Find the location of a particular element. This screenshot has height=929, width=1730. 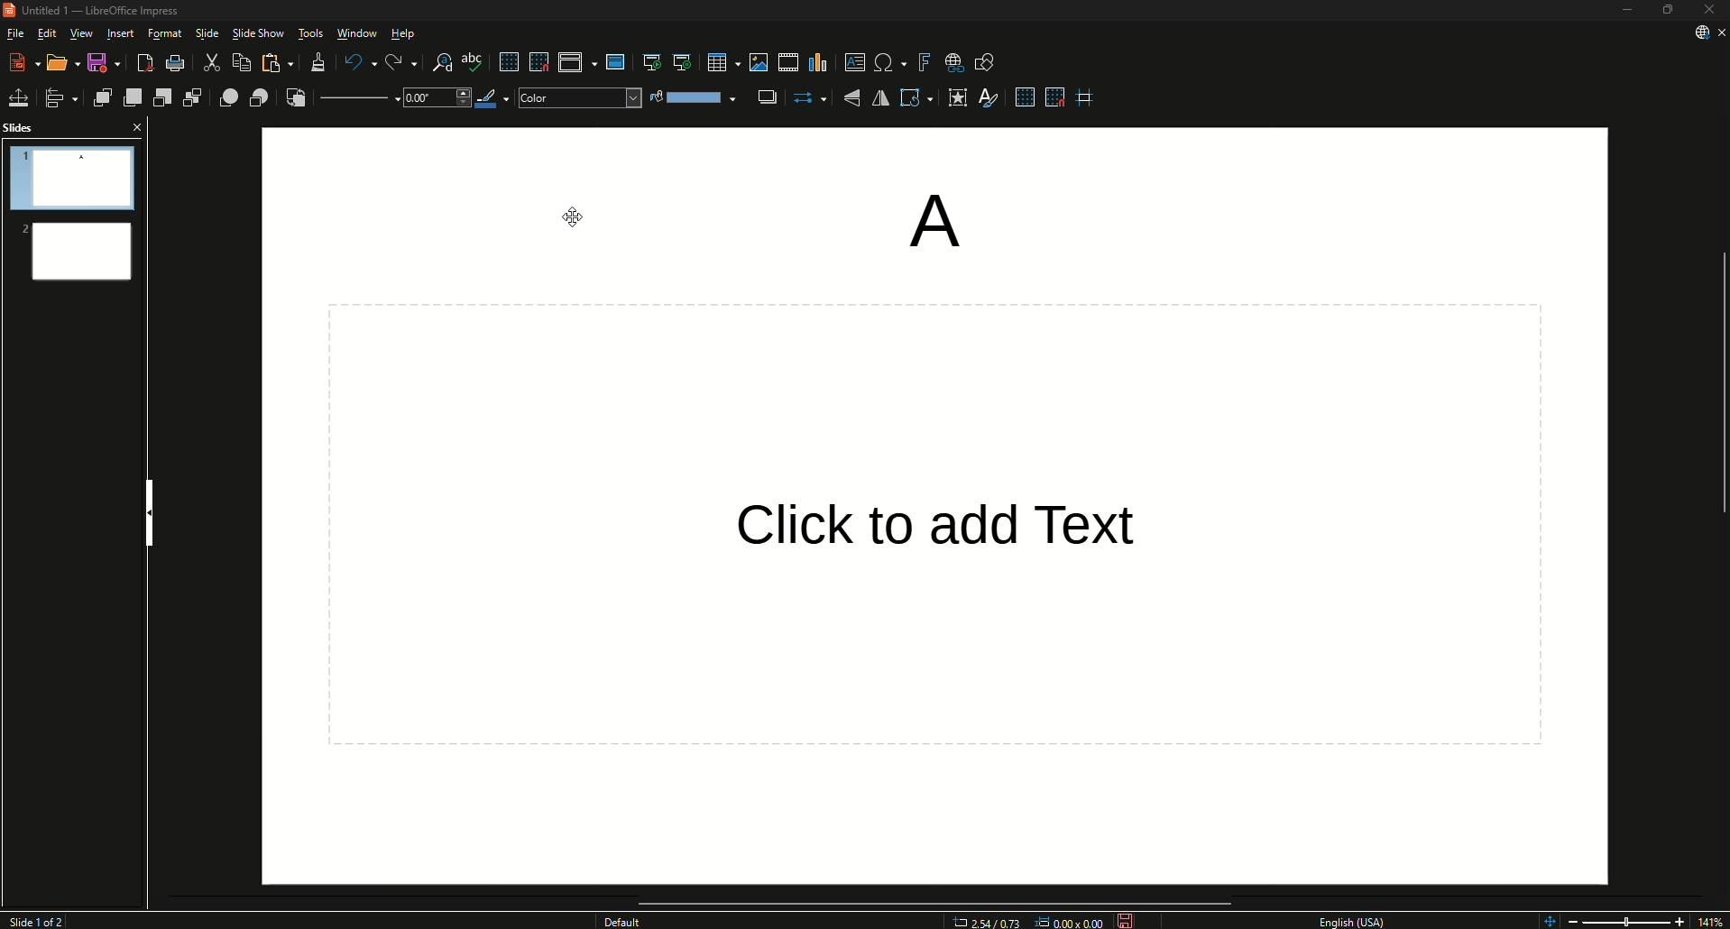

Minimize is located at coordinates (1627, 11).